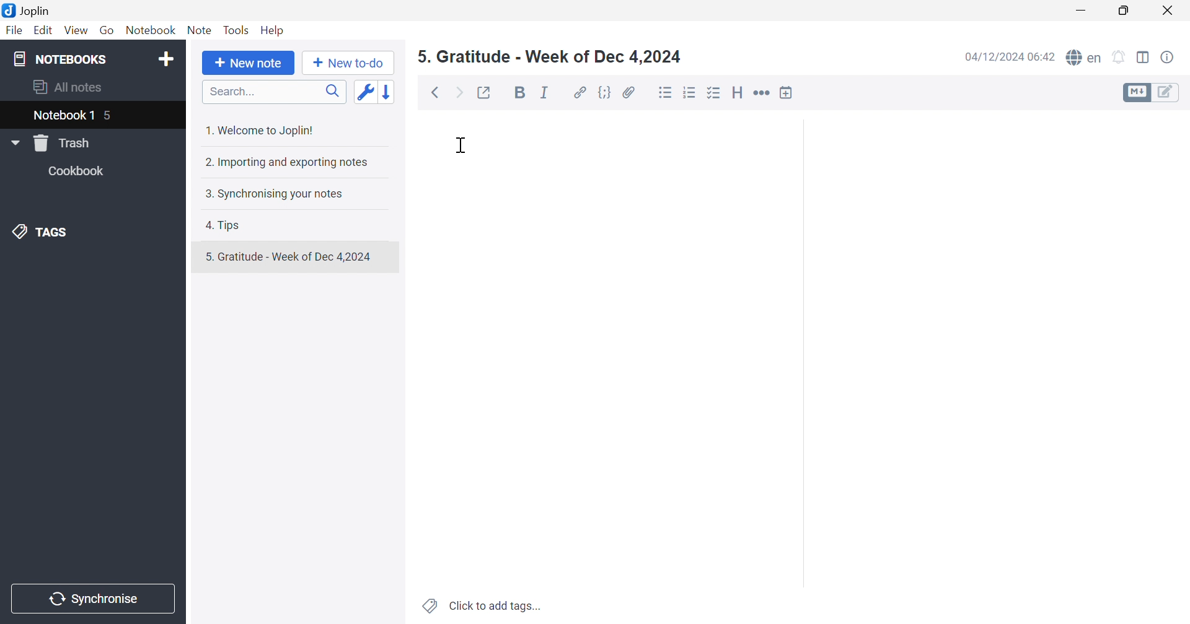  I want to click on Insert time, so click(790, 92).